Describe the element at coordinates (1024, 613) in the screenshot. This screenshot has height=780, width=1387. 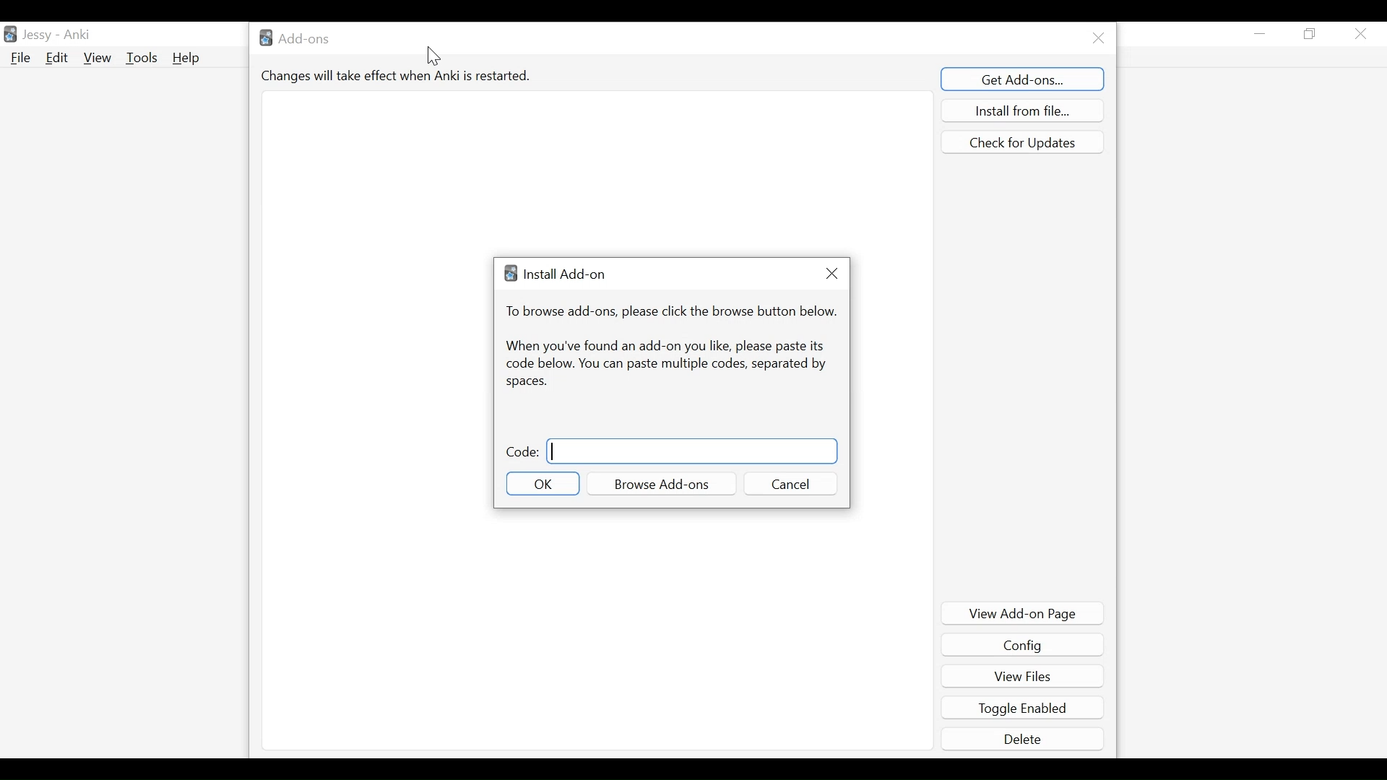
I see `View Add-on Page` at that location.